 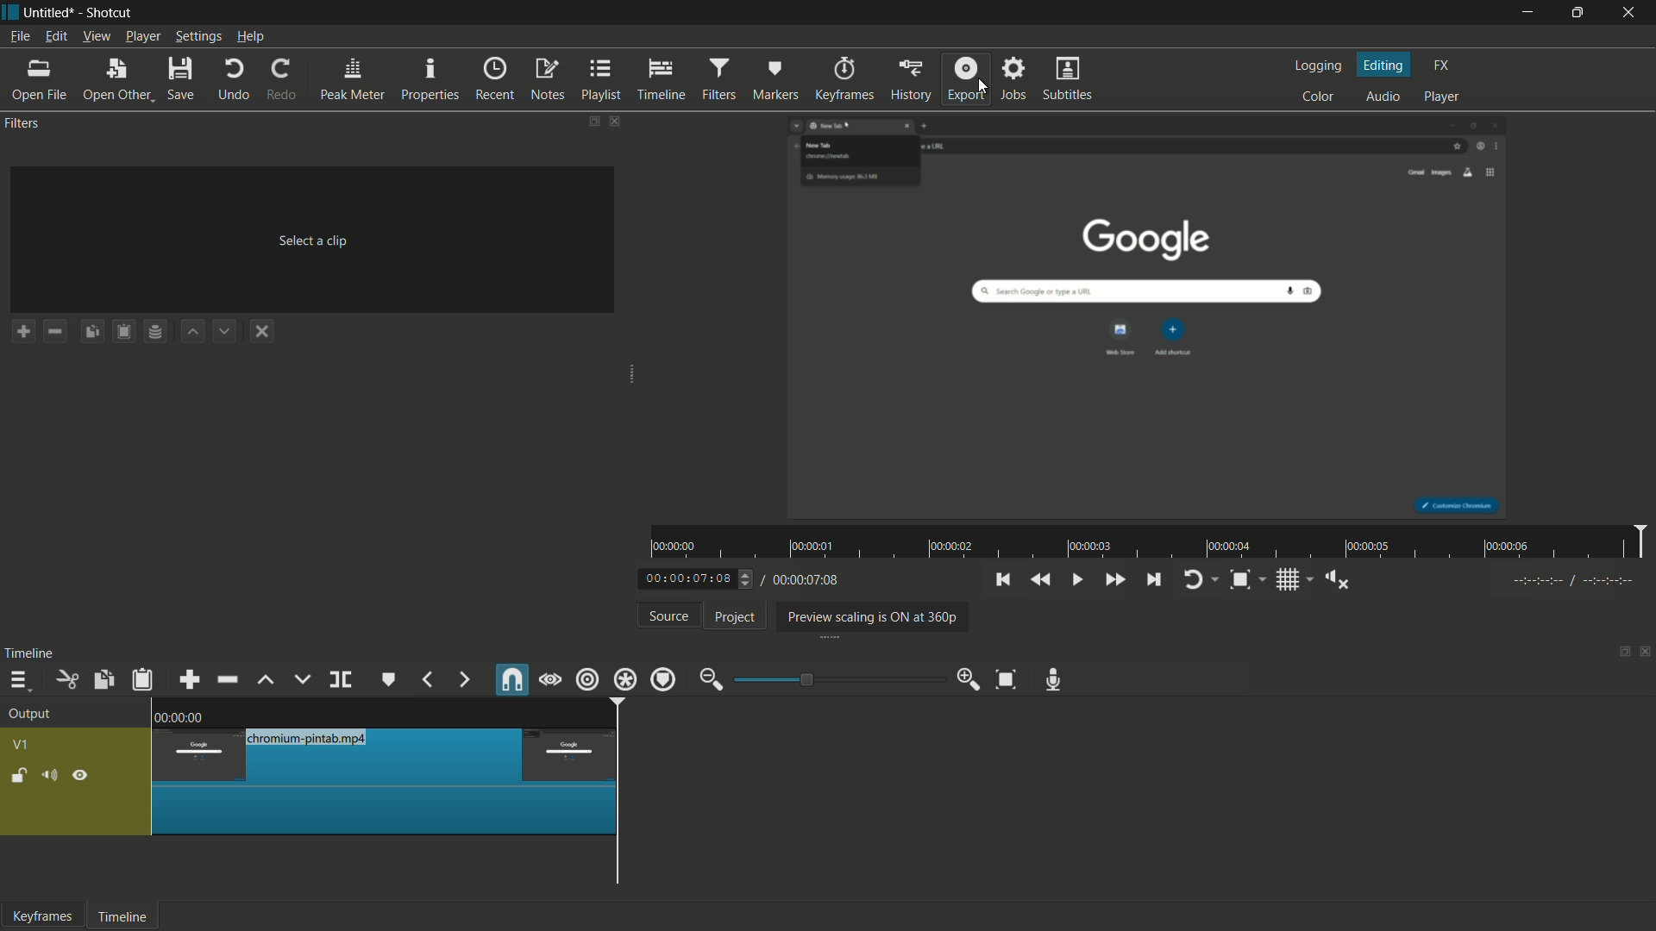 I want to click on preview video, so click(x=1151, y=317).